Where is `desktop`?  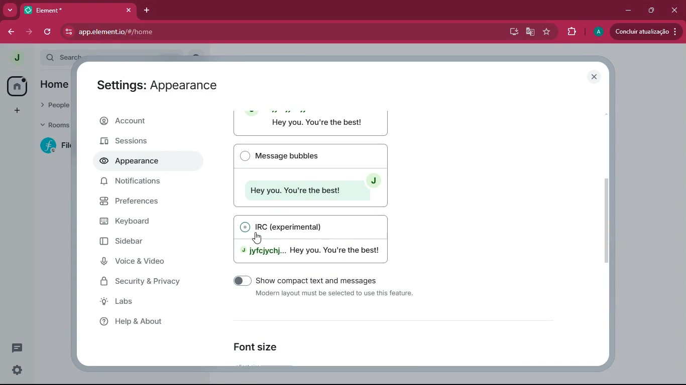 desktop is located at coordinates (512, 32).